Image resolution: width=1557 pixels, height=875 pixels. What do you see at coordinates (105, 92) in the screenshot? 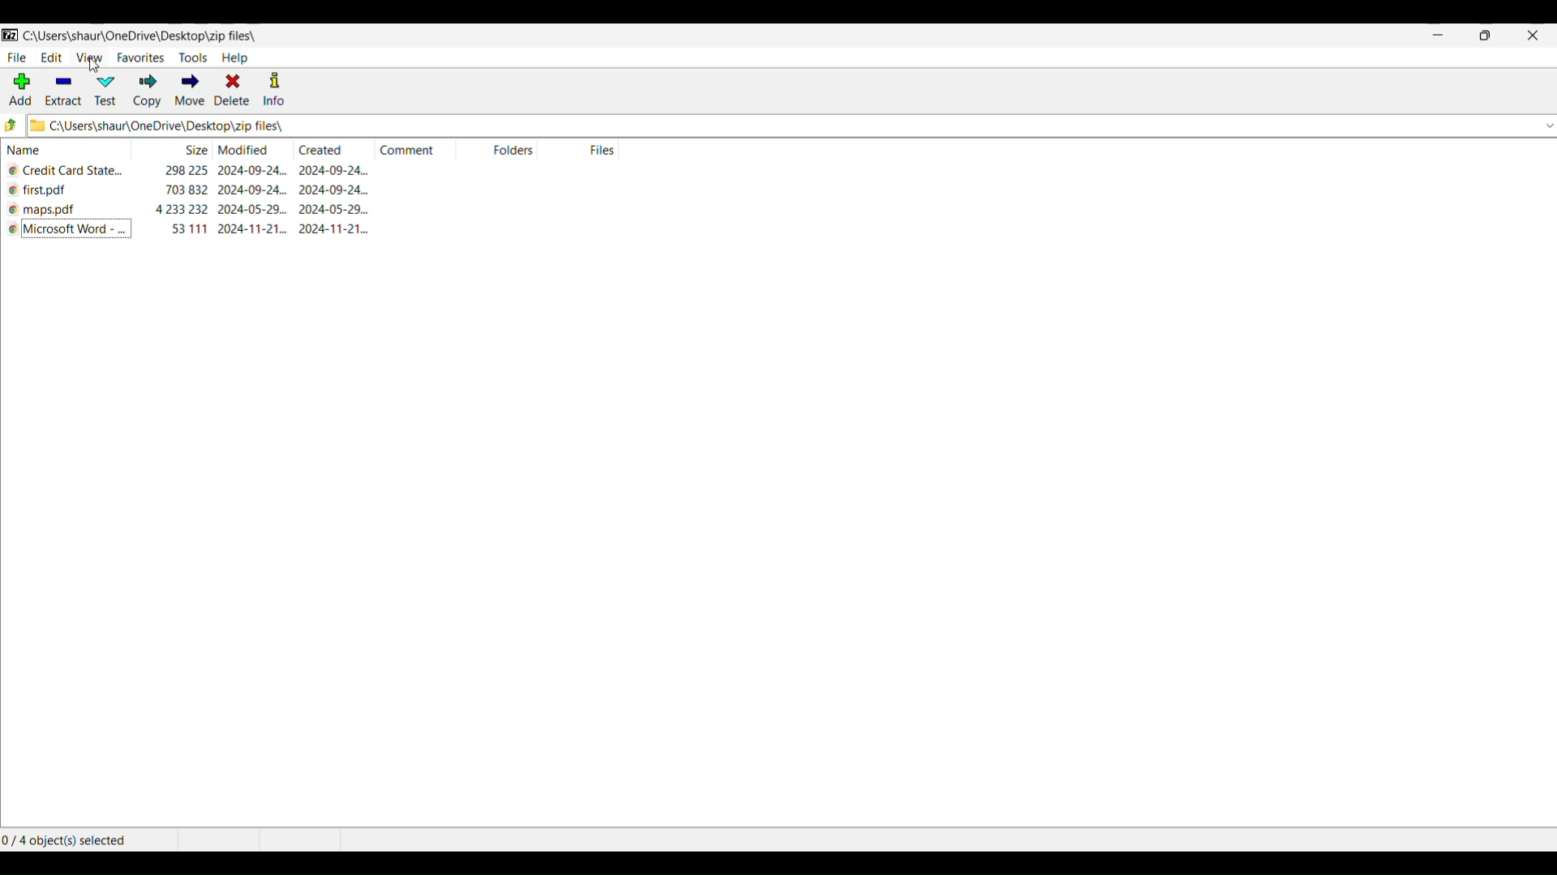
I see `test` at bounding box center [105, 92].